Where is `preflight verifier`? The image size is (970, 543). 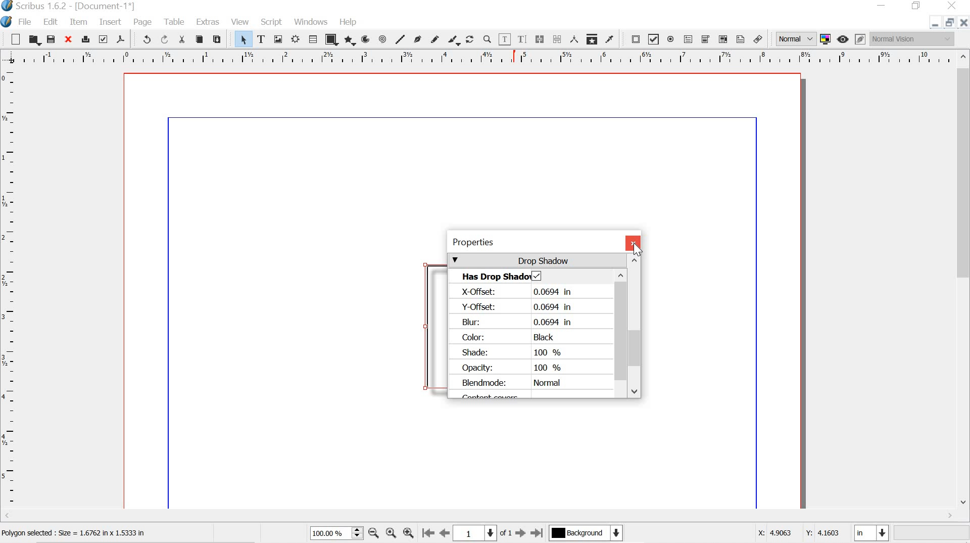 preflight verifier is located at coordinates (104, 39).